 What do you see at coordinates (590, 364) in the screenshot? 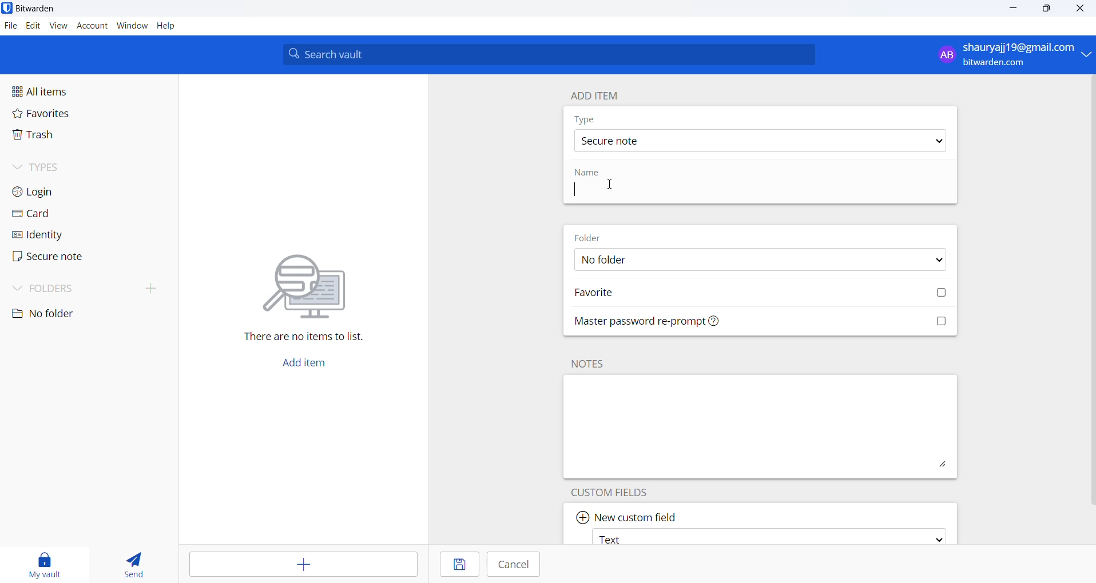
I see `notes heading` at bounding box center [590, 364].